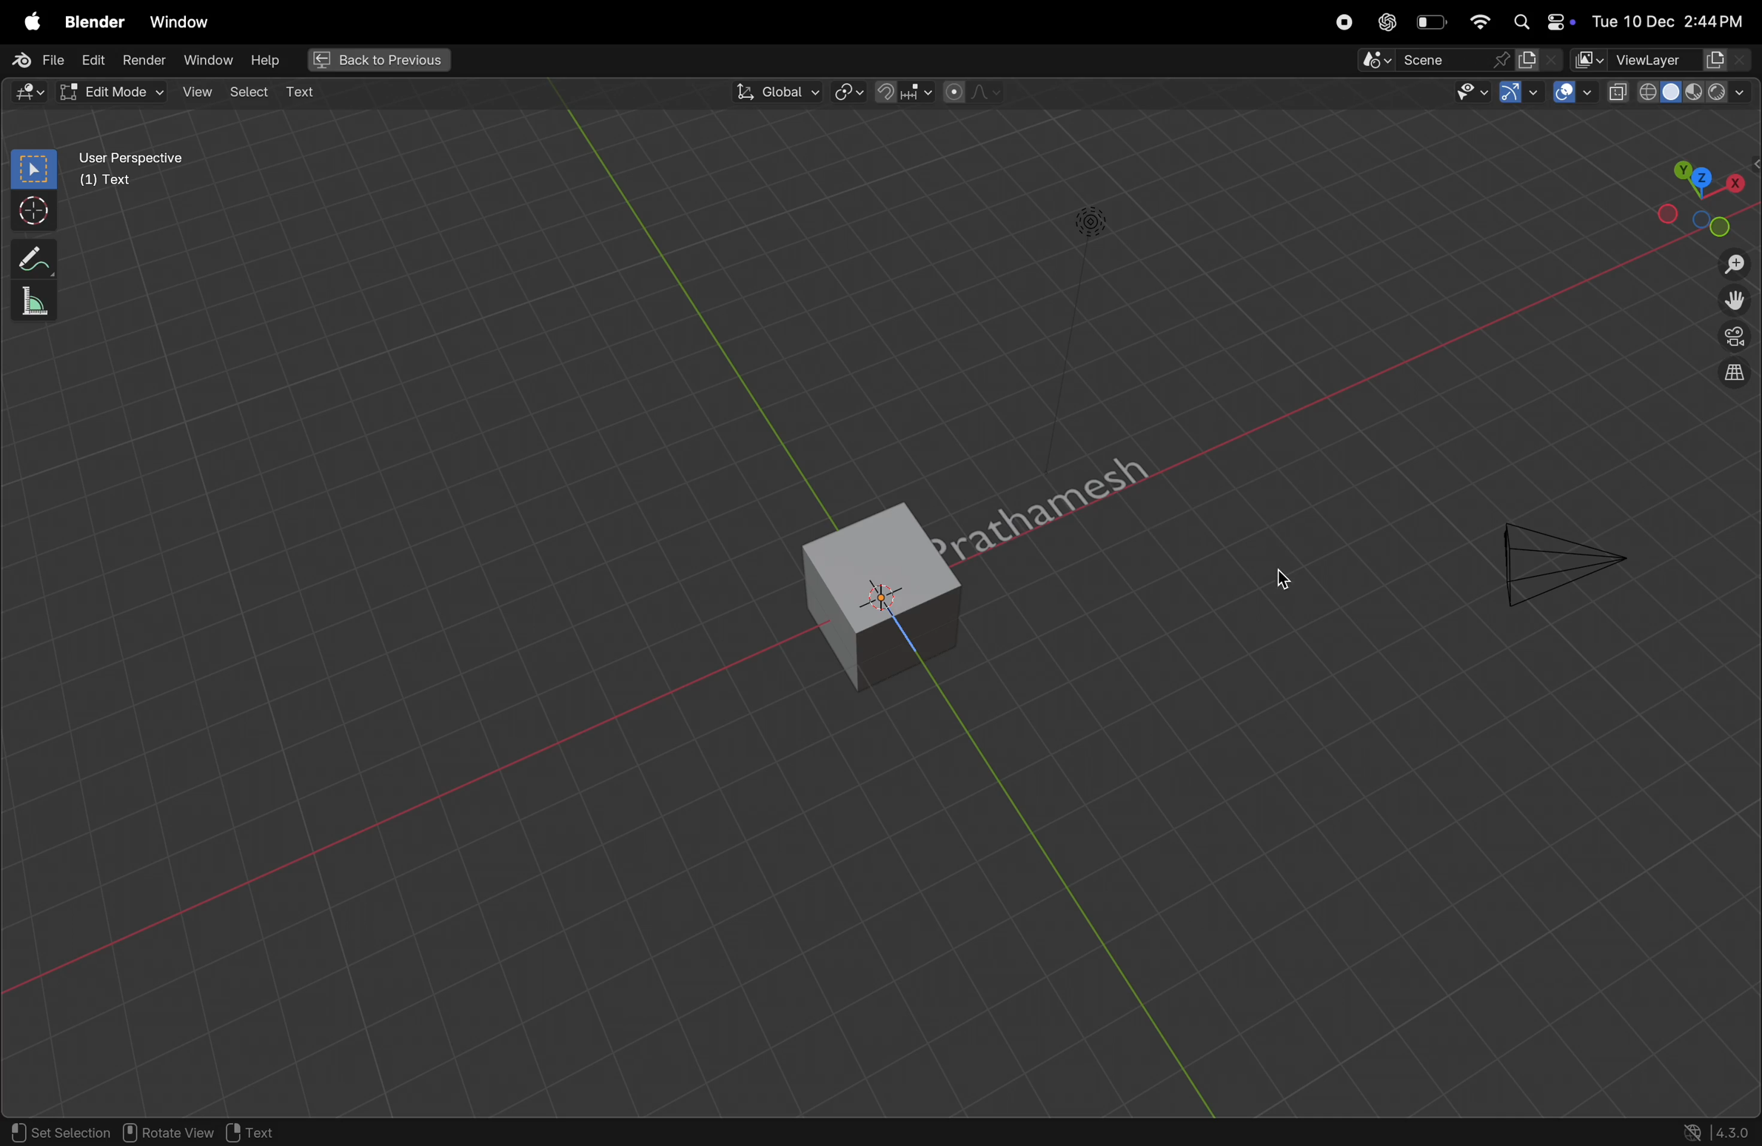  Describe the element at coordinates (306, 91) in the screenshot. I see `add` at that location.